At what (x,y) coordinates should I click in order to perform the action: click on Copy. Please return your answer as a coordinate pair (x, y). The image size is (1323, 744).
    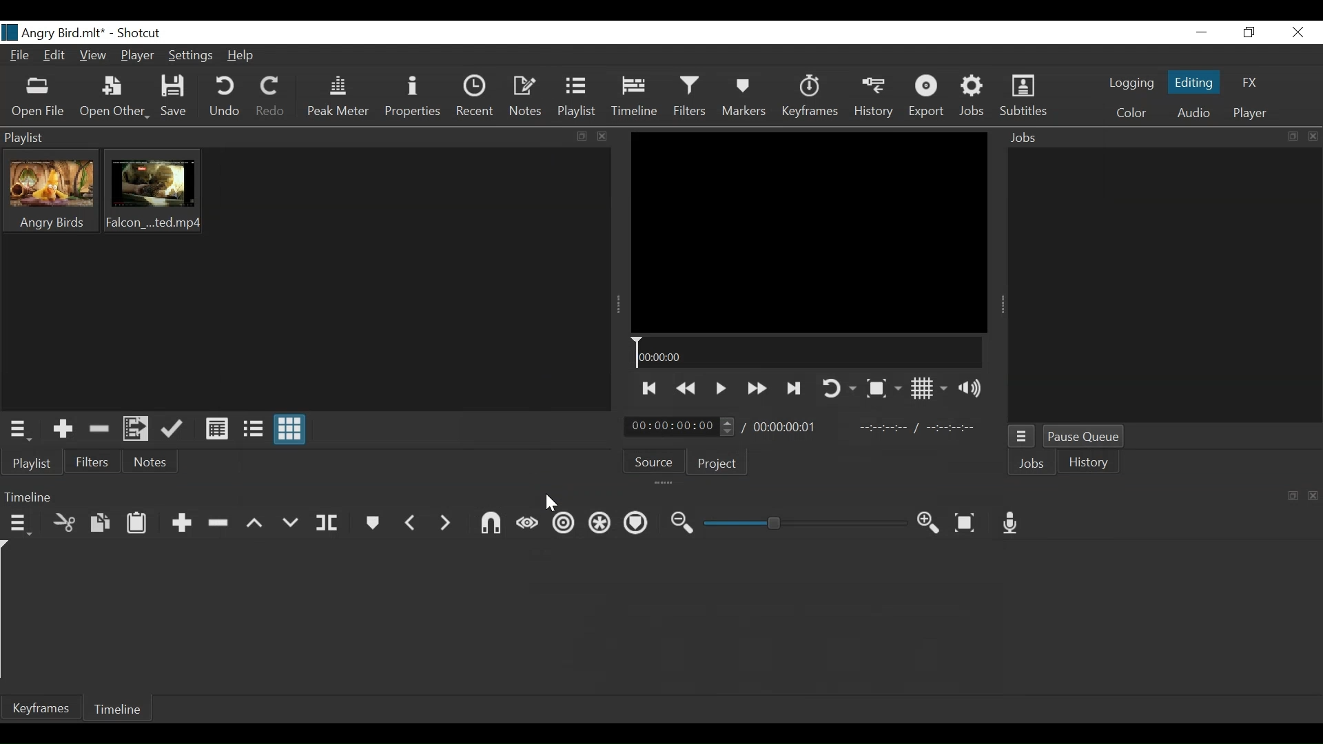
    Looking at the image, I should click on (101, 525).